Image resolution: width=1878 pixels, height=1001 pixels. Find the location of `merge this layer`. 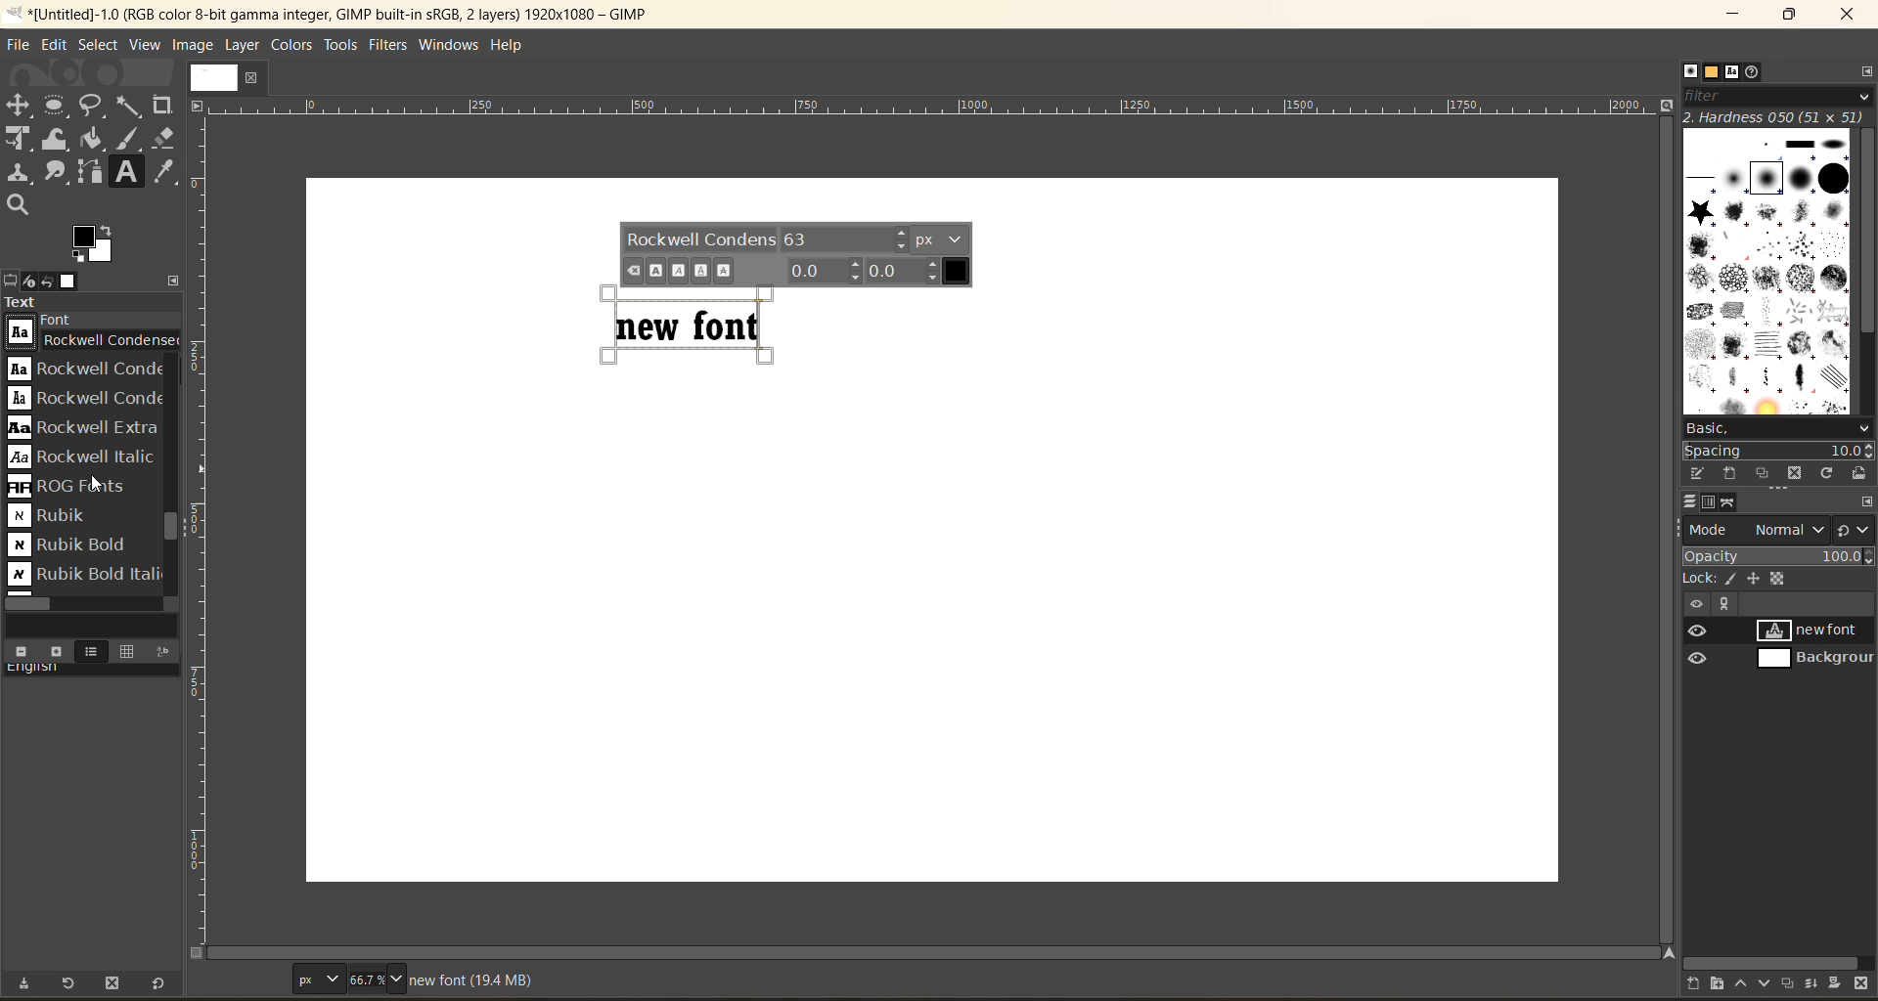

merge this layer is located at coordinates (1818, 985).